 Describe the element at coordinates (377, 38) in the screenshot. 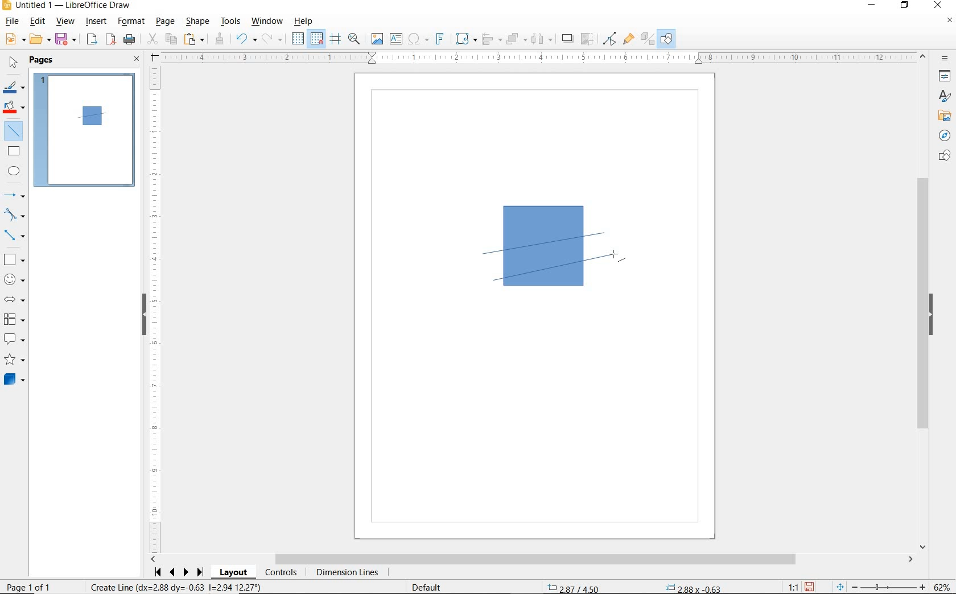

I see `IMAGE` at that location.